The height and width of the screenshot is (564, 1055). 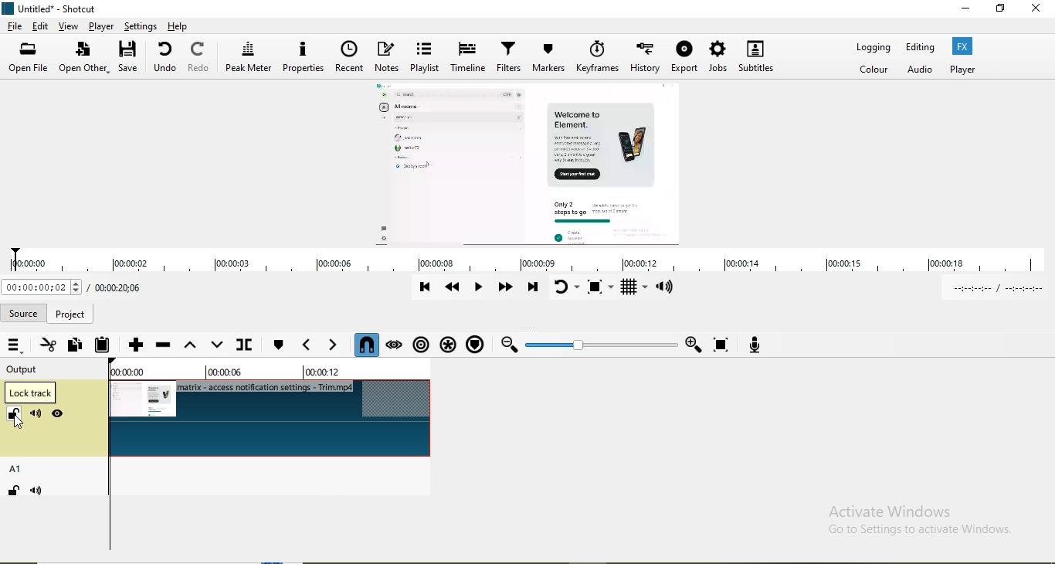 What do you see at coordinates (73, 313) in the screenshot?
I see `project` at bounding box center [73, 313].